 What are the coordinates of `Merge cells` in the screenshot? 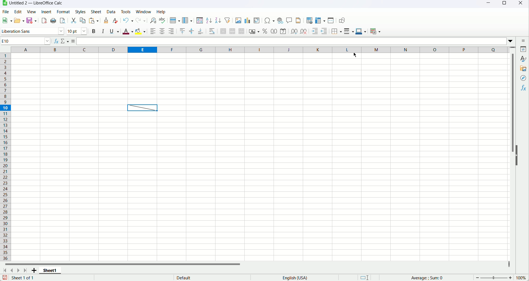 It's located at (233, 31).